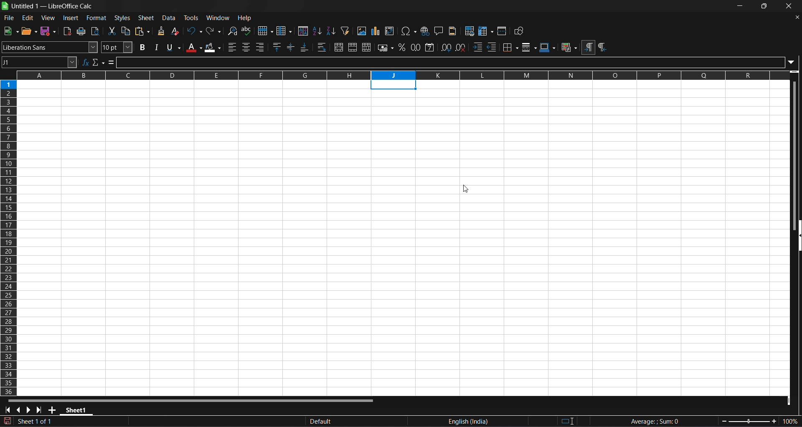  I want to click on format as percen, so click(404, 48).